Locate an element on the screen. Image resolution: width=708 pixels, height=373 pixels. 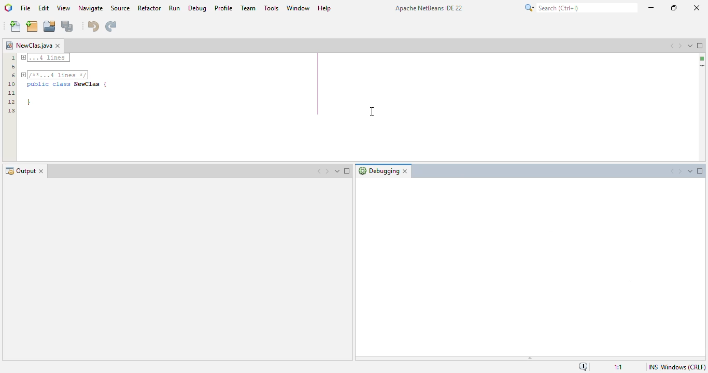
show opened documents list is located at coordinates (690, 45).